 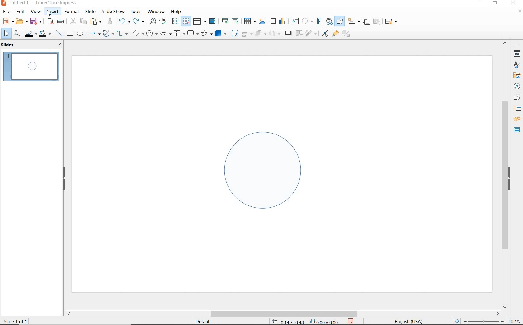 What do you see at coordinates (138, 34) in the screenshot?
I see `basic shapes` at bounding box center [138, 34].